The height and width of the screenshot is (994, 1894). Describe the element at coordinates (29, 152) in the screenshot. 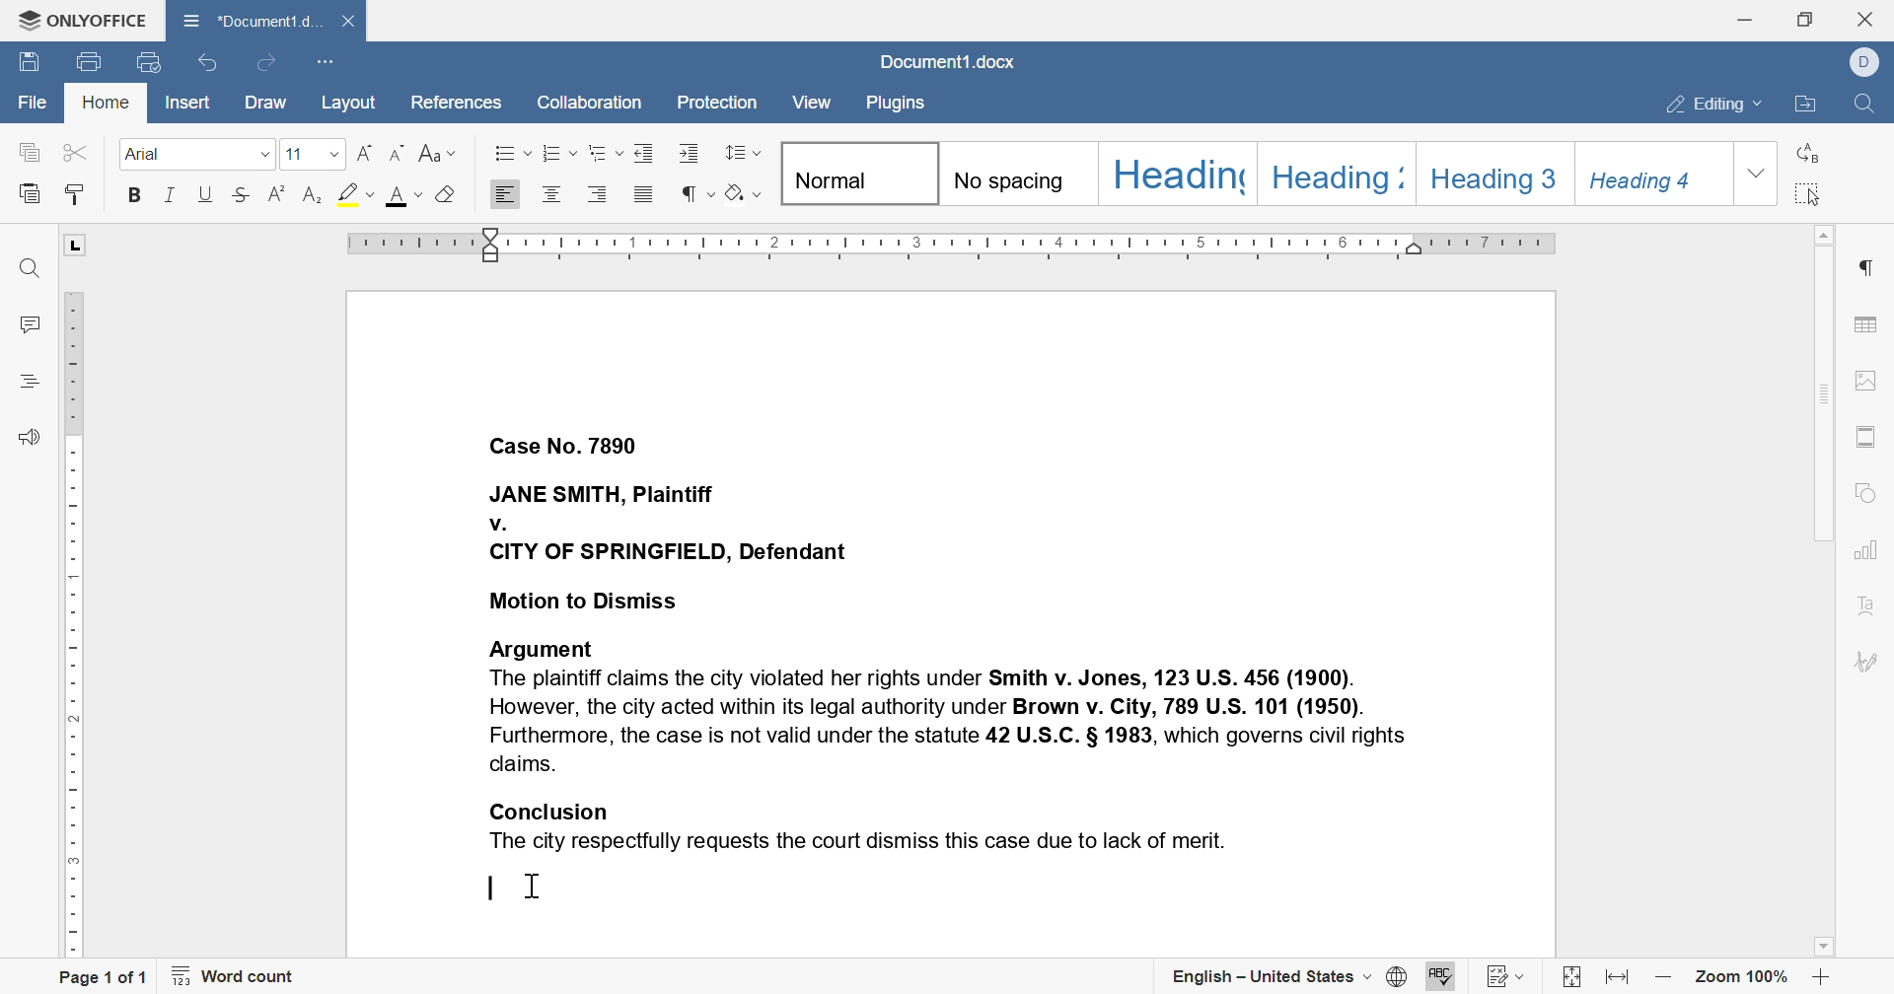

I see `copy` at that location.